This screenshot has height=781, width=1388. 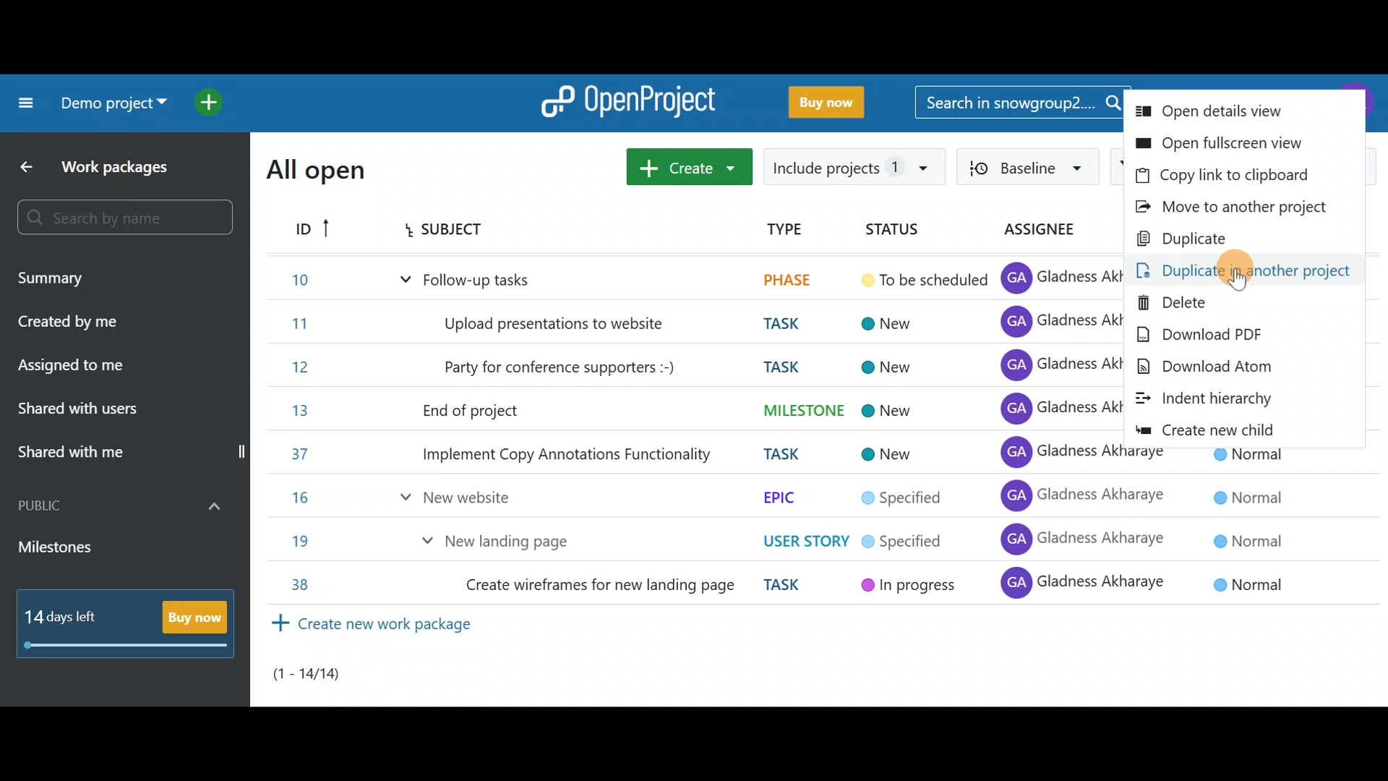 I want to click on Create new work package, so click(x=690, y=165).